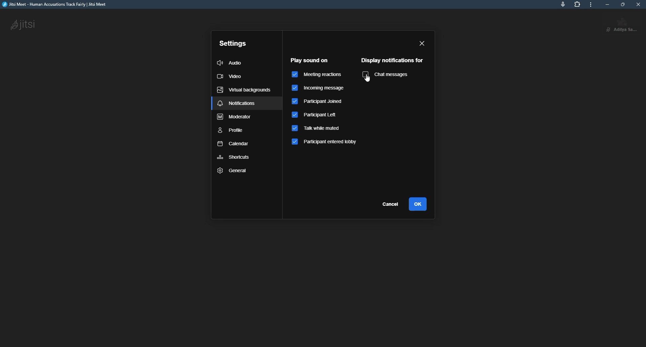 Image resolution: width=646 pixels, height=347 pixels. I want to click on maximize, so click(623, 4).